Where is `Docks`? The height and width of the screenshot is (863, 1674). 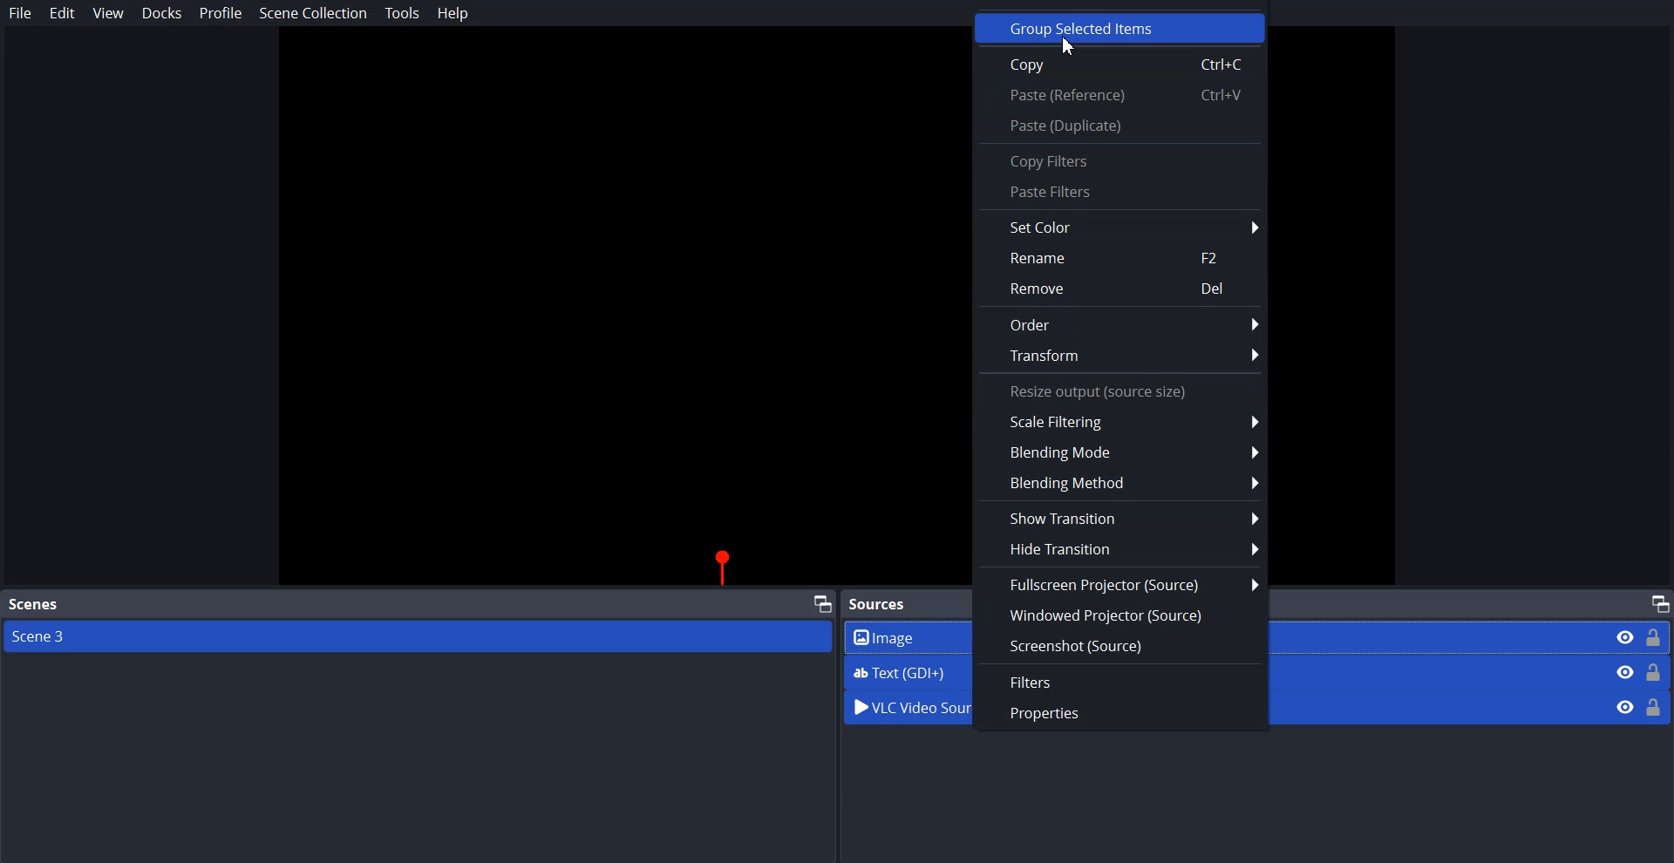 Docks is located at coordinates (162, 13).